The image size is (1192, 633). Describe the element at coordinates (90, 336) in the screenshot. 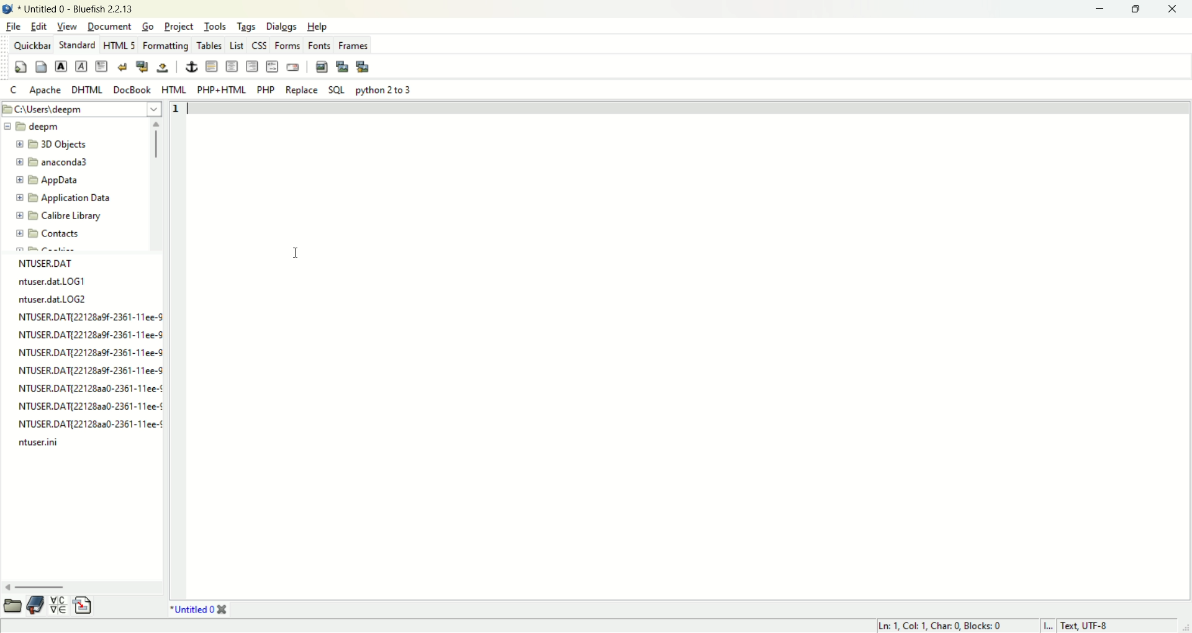

I see `NTUSER.DAT{22128a9f-2361-11ee-9` at that location.